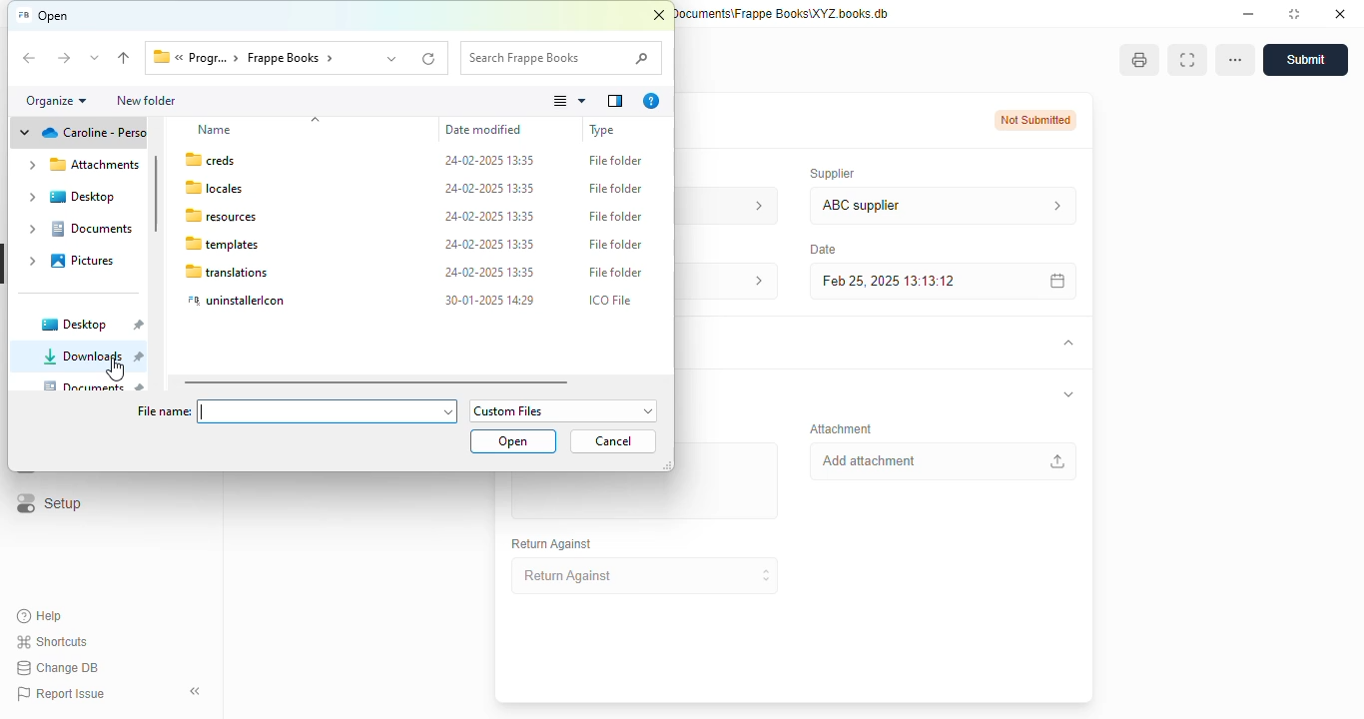 This screenshot has width=1364, height=719. What do you see at coordinates (54, 16) in the screenshot?
I see `open` at bounding box center [54, 16].